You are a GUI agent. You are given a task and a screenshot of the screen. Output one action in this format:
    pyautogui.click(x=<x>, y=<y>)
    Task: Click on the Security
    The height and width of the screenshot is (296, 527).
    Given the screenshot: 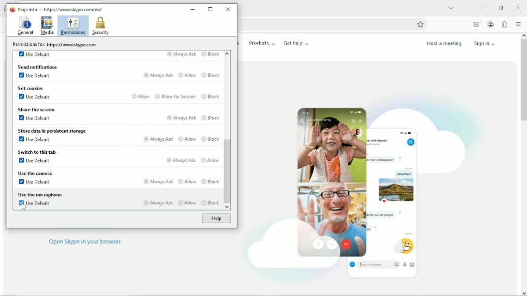 What is the action you would take?
    pyautogui.click(x=100, y=26)
    